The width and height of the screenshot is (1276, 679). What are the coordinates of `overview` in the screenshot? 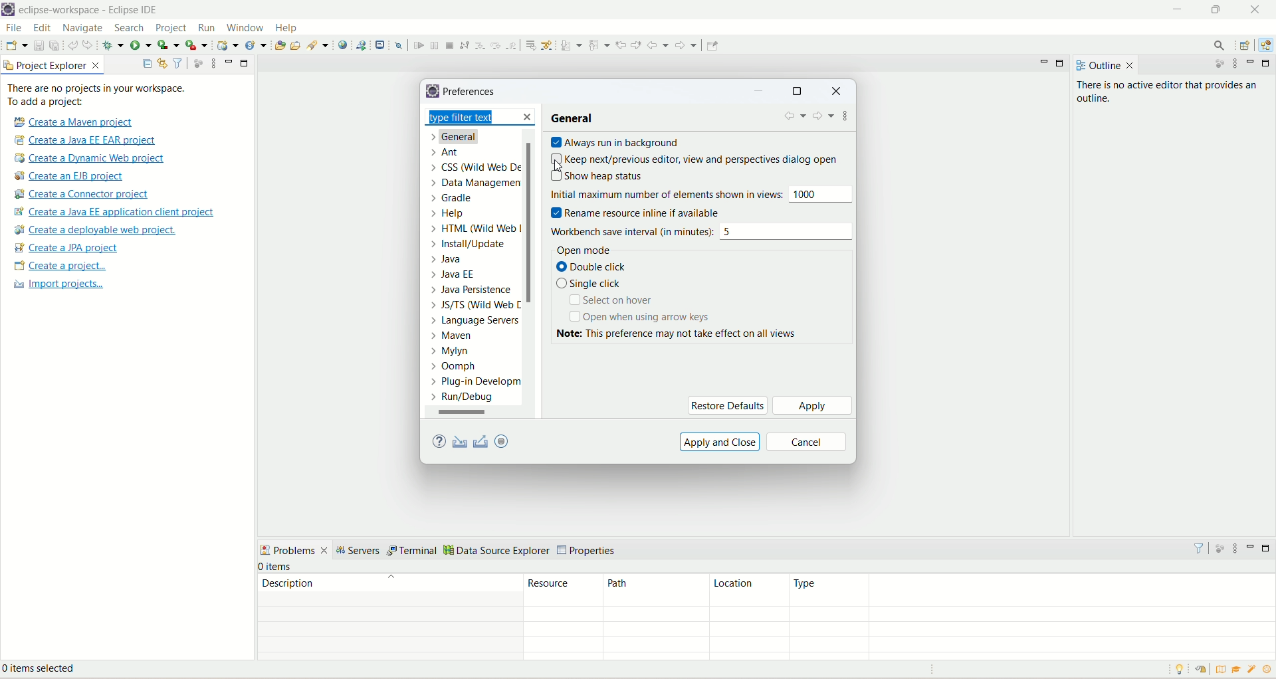 It's located at (1219, 668).